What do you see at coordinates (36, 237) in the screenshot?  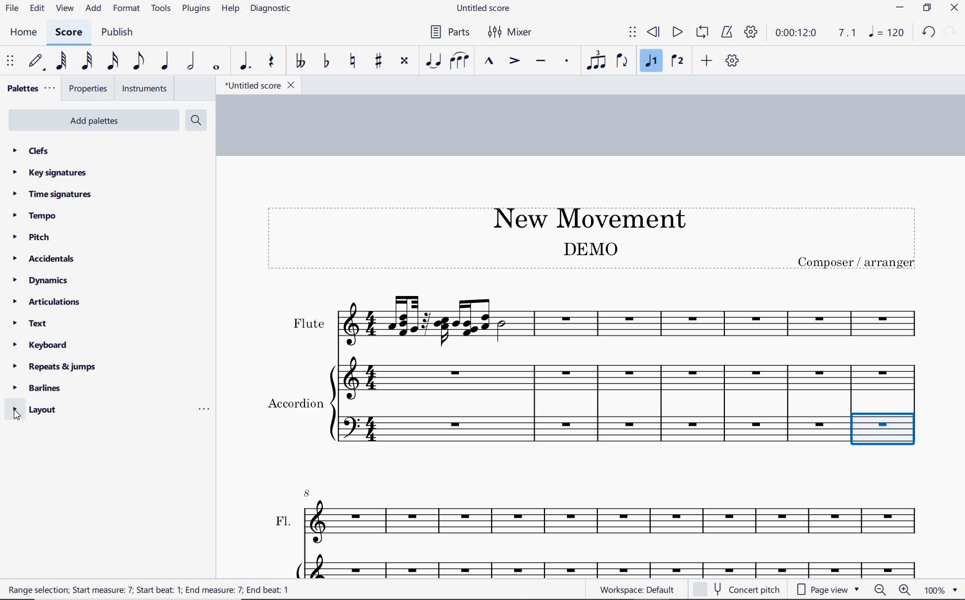 I see `pitch` at bounding box center [36, 237].